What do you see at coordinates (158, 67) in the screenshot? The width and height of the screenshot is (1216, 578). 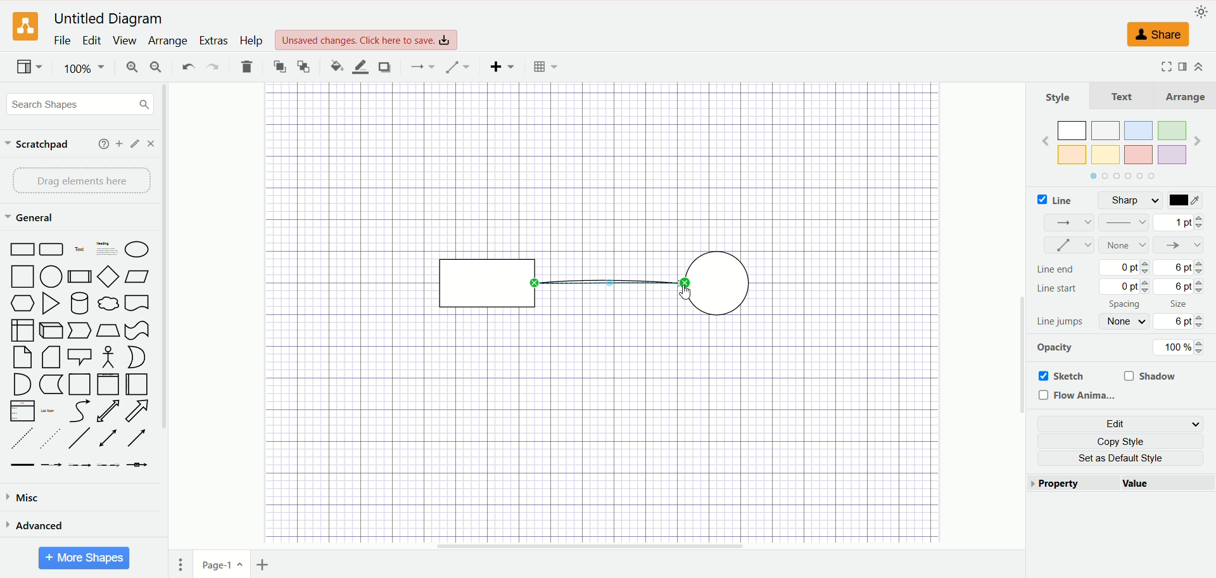 I see `zoom out` at bounding box center [158, 67].